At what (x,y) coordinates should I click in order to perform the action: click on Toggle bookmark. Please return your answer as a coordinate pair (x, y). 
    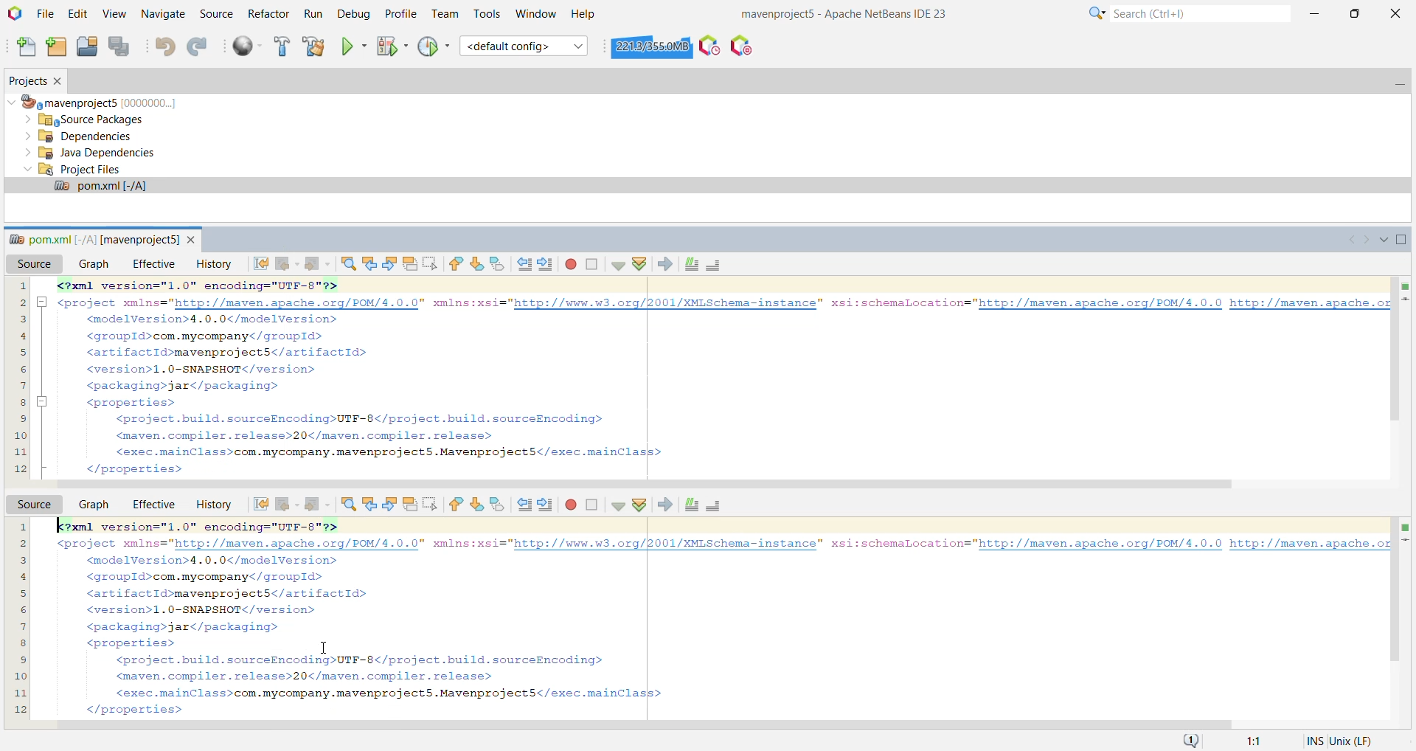
    Looking at the image, I should click on (499, 262).